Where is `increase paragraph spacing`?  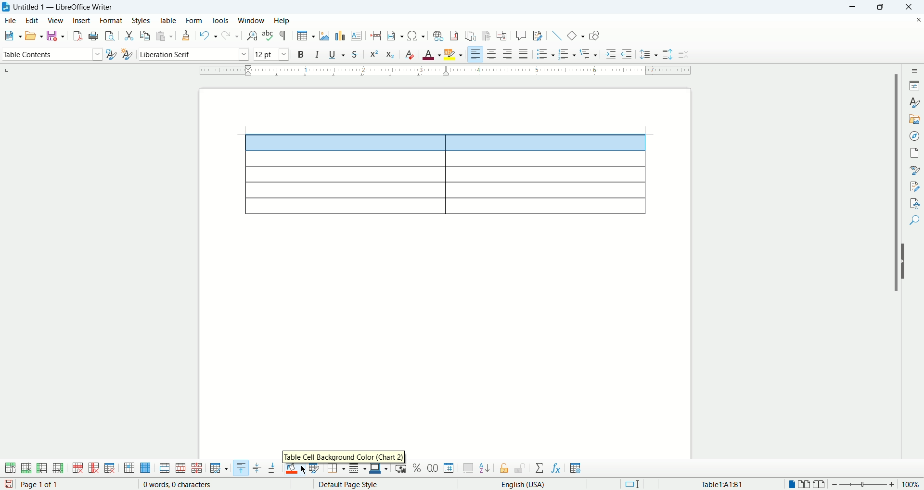 increase paragraph spacing is located at coordinates (667, 54).